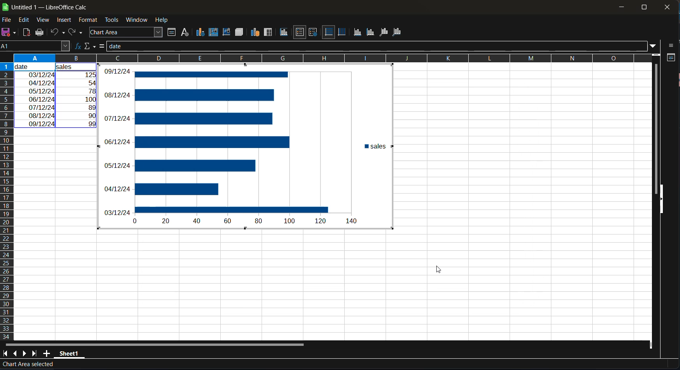 This screenshot has height=370, width=680. What do you see at coordinates (162, 19) in the screenshot?
I see `help` at bounding box center [162, 19].